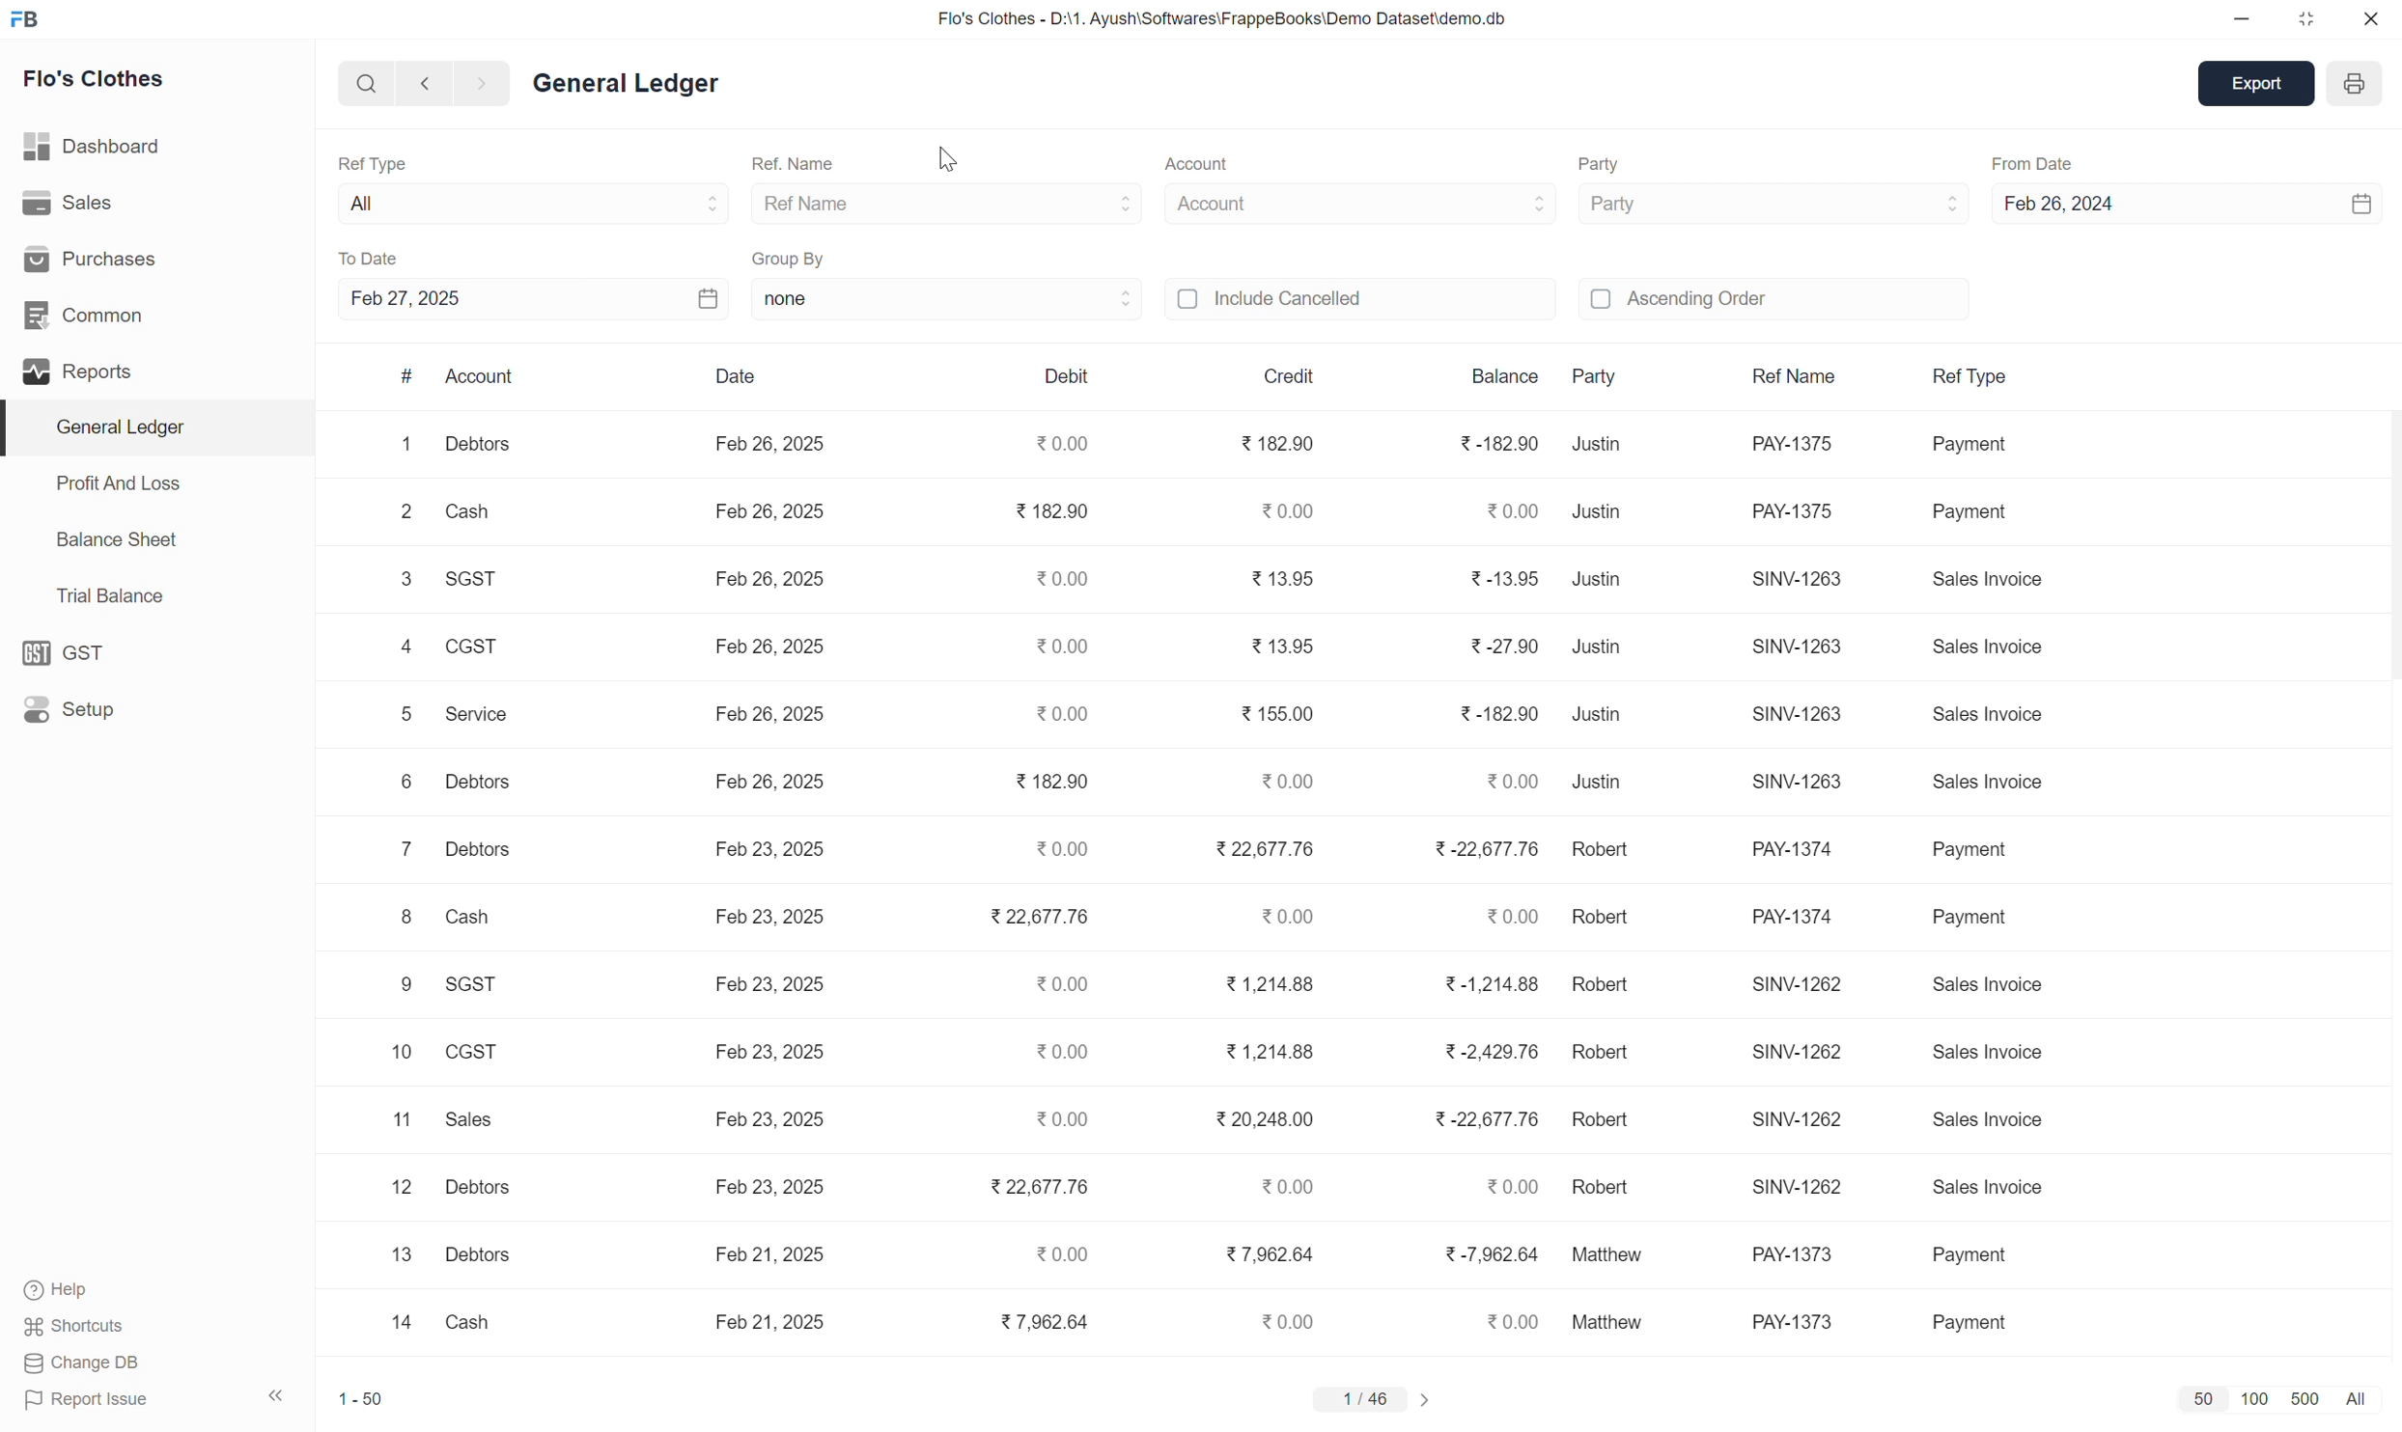 The width and height of the screenshot is (2402, 1432). Describe the element at coordinates (1035, 1325) in the screenshot. I see `7,962.64` at that location.